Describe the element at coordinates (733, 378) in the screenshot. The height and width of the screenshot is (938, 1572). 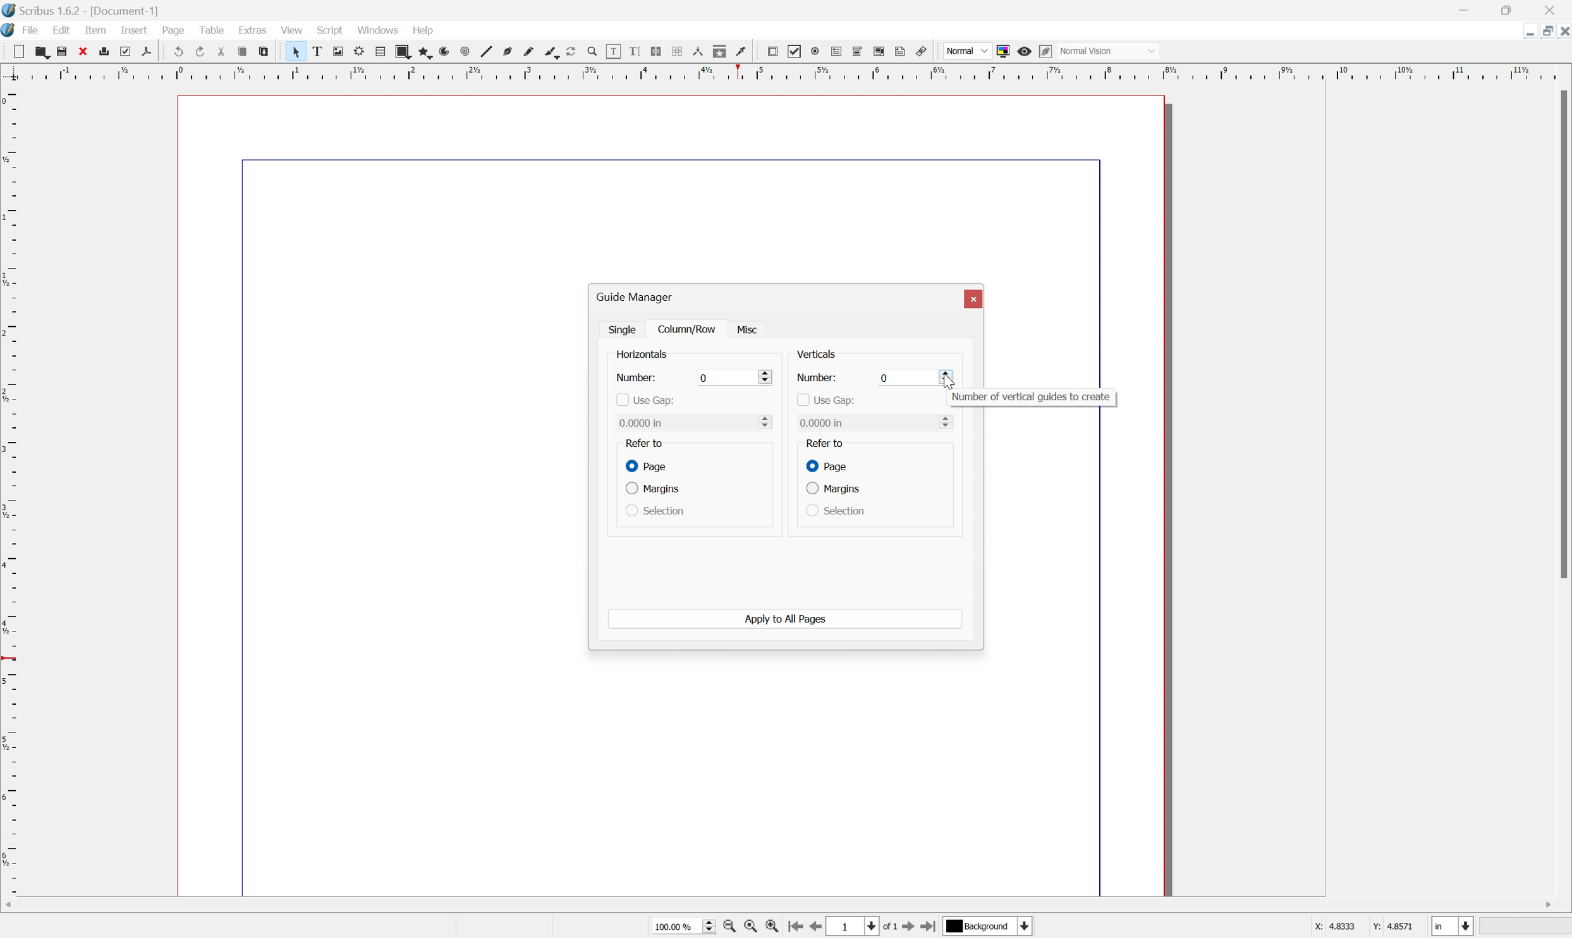
I see `0` at that location.